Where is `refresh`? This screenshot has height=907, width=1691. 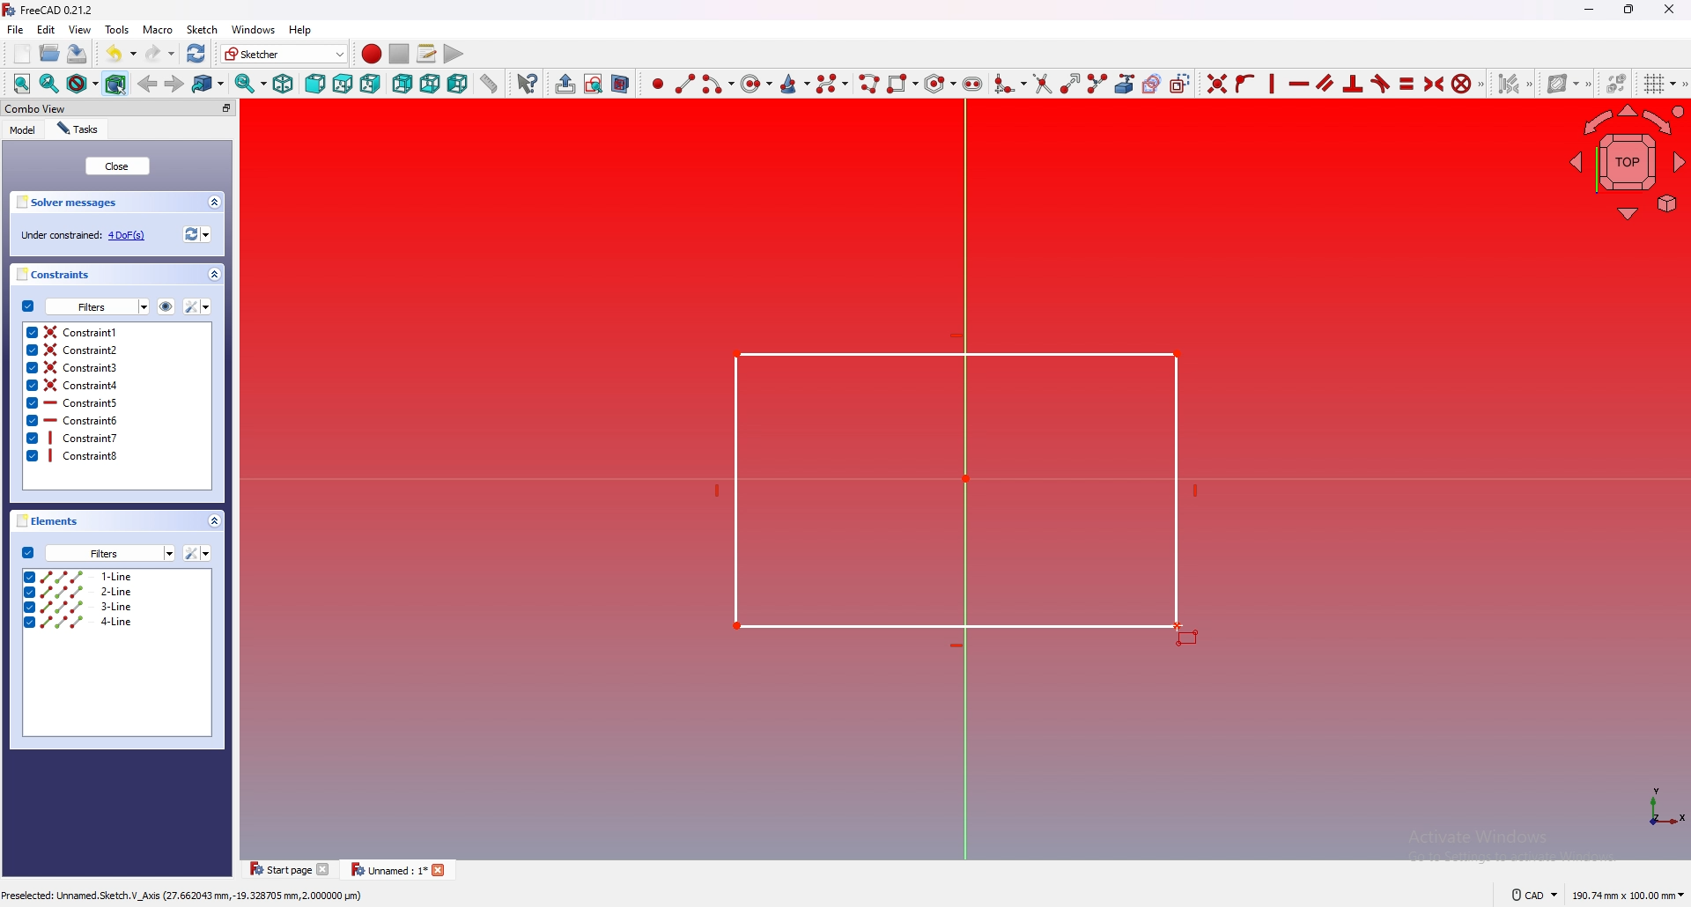
refresh is located at coordinates (196, 234).